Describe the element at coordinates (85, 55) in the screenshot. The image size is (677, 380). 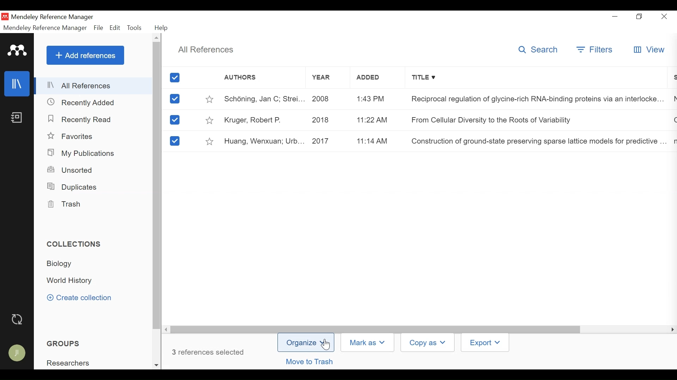
I see `Add Reference` at that location.